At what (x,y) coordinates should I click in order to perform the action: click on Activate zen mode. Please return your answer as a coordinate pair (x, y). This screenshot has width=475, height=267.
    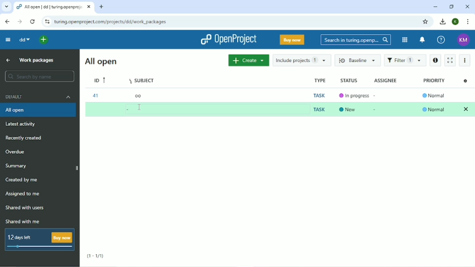
    Looking at the image, I should click on (451, 60).